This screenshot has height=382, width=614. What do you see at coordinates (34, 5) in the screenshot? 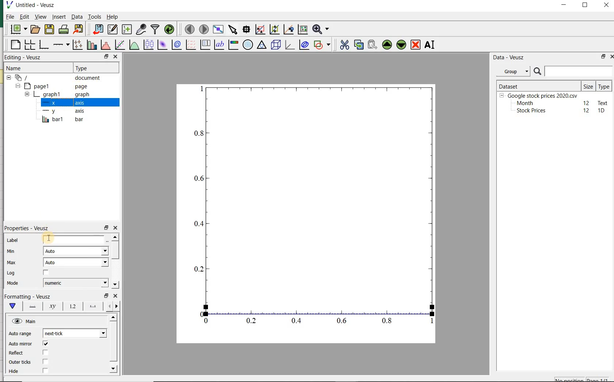
I see `Untitled-Veusz` at bounding box center [34, 5].